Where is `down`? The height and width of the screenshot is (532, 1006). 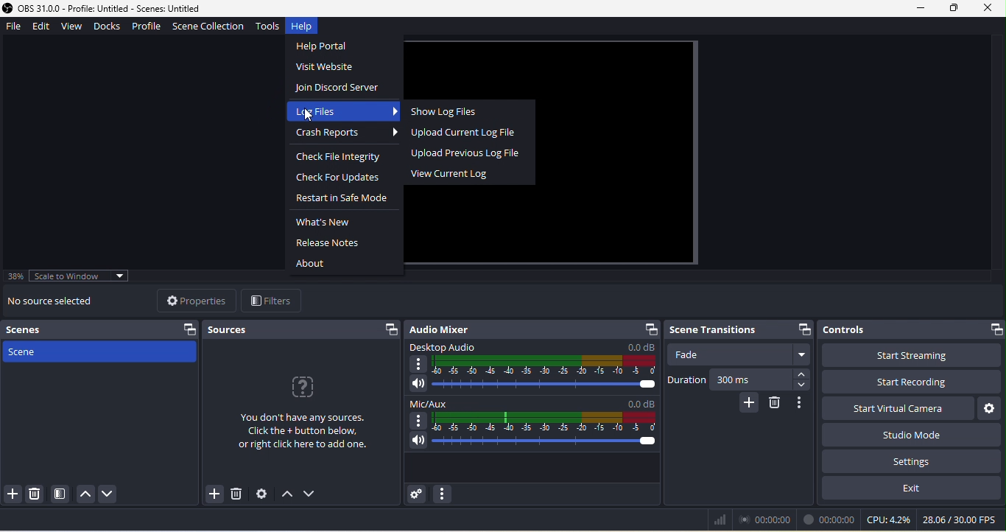
down is located at coordinates (111, 493).